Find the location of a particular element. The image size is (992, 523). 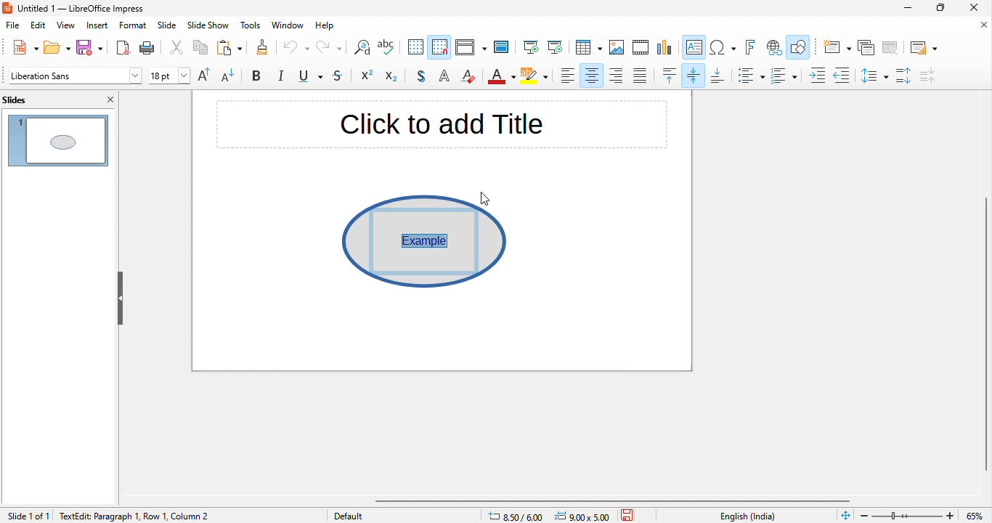

maximize is located at coordinates (939, 9).